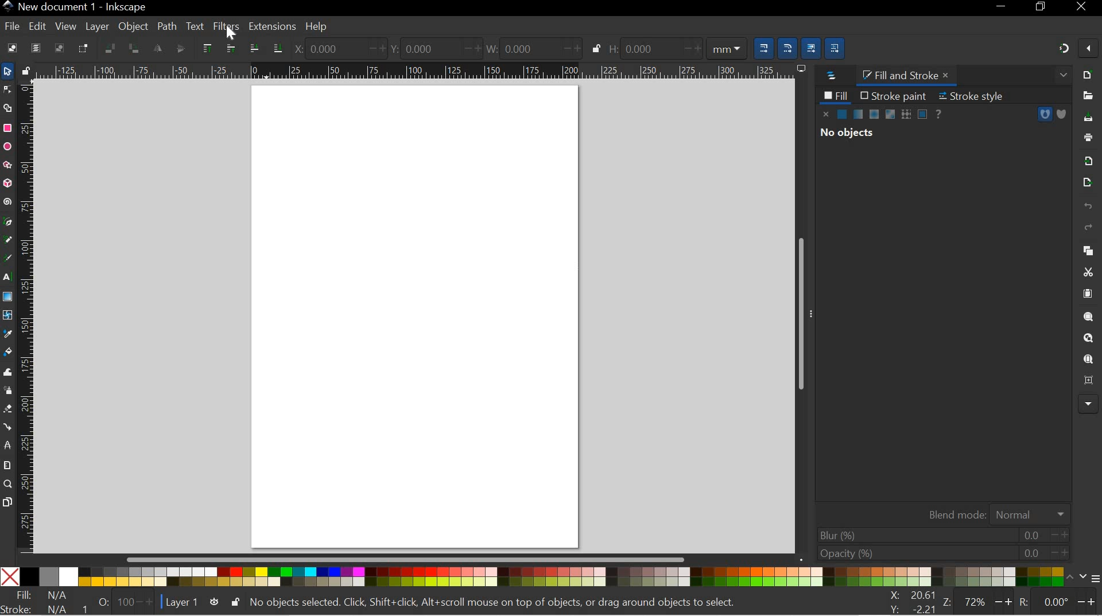 Image resolution: width=1102 pixels, height=616 pixels. I want to click on STROKE PAINT, so click(893, 95).